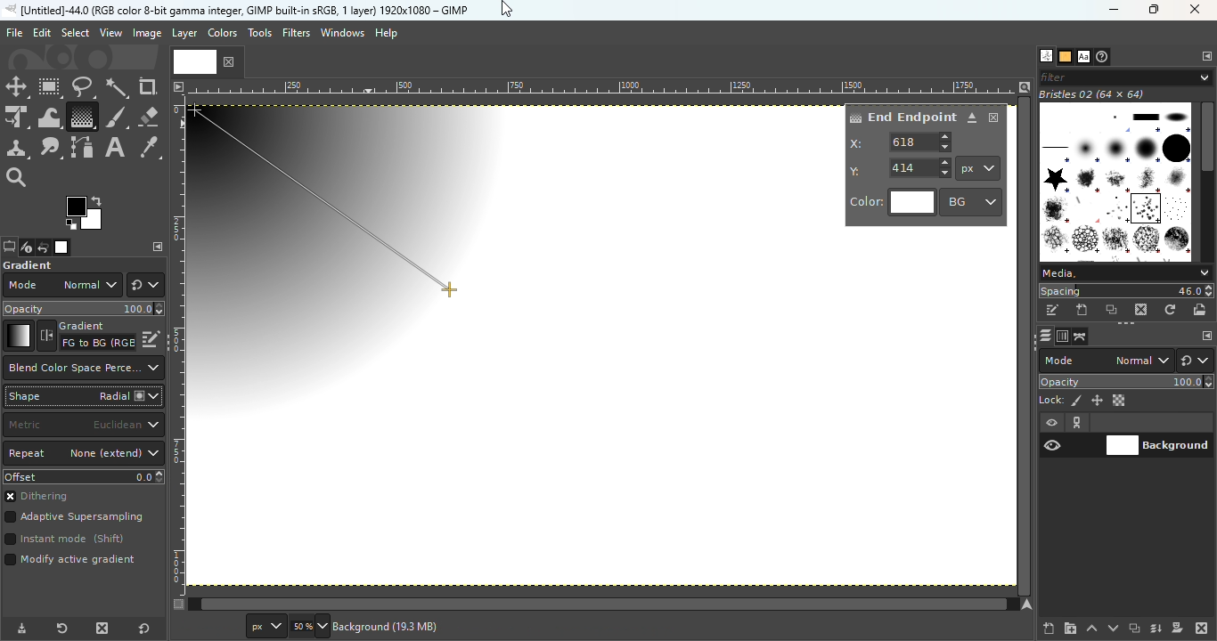  I want to click on Horizontal scroll bar, so click(1026, 346).